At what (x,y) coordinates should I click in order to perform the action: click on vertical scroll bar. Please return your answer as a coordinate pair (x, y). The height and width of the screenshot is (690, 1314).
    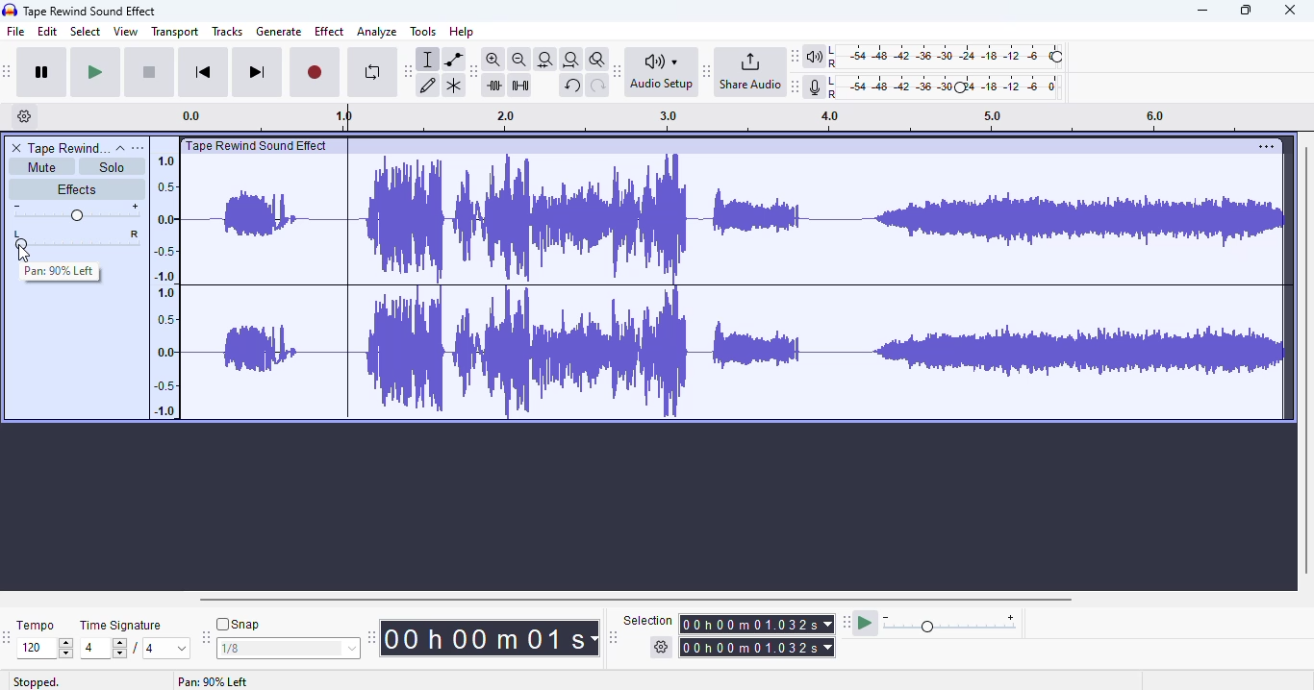
    Looking at the image, I should click on (1305, 359).